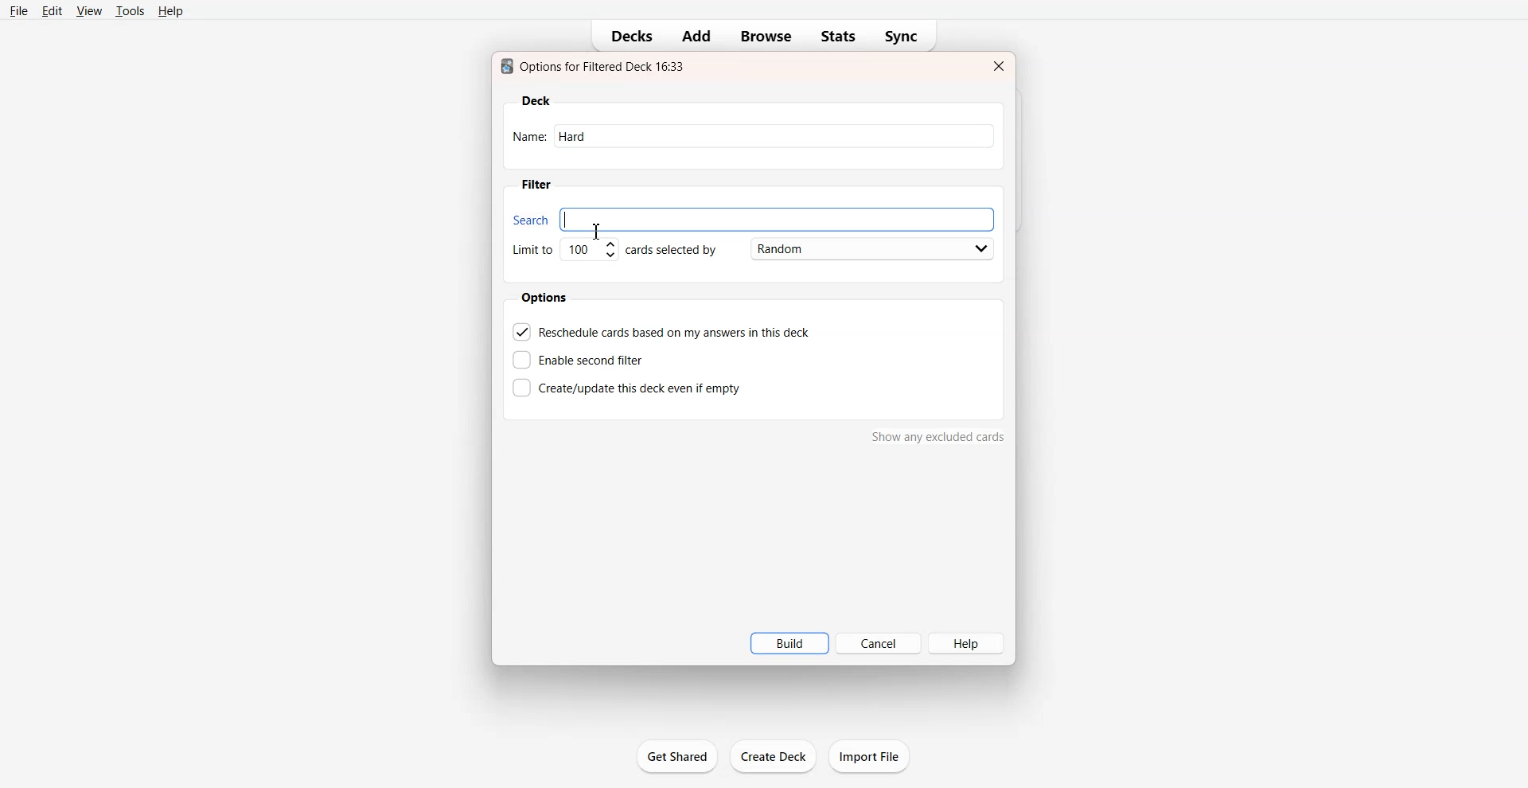 The height and width of the screenshot is (788, 1528). What do you see at coordinates (695, 36) in the screenshot?
I see `Add` at bounding box center [695, 36].